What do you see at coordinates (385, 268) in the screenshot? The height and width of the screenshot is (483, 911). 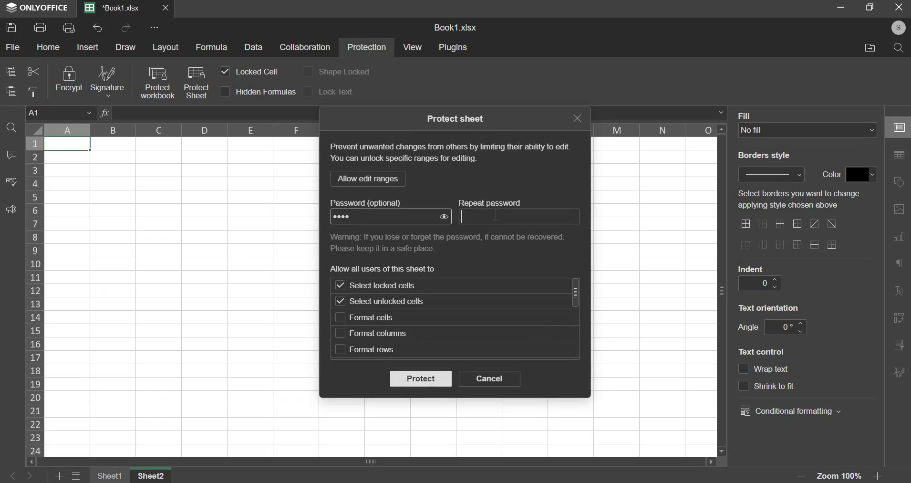 I see `text` at bounding box center [385, 268].